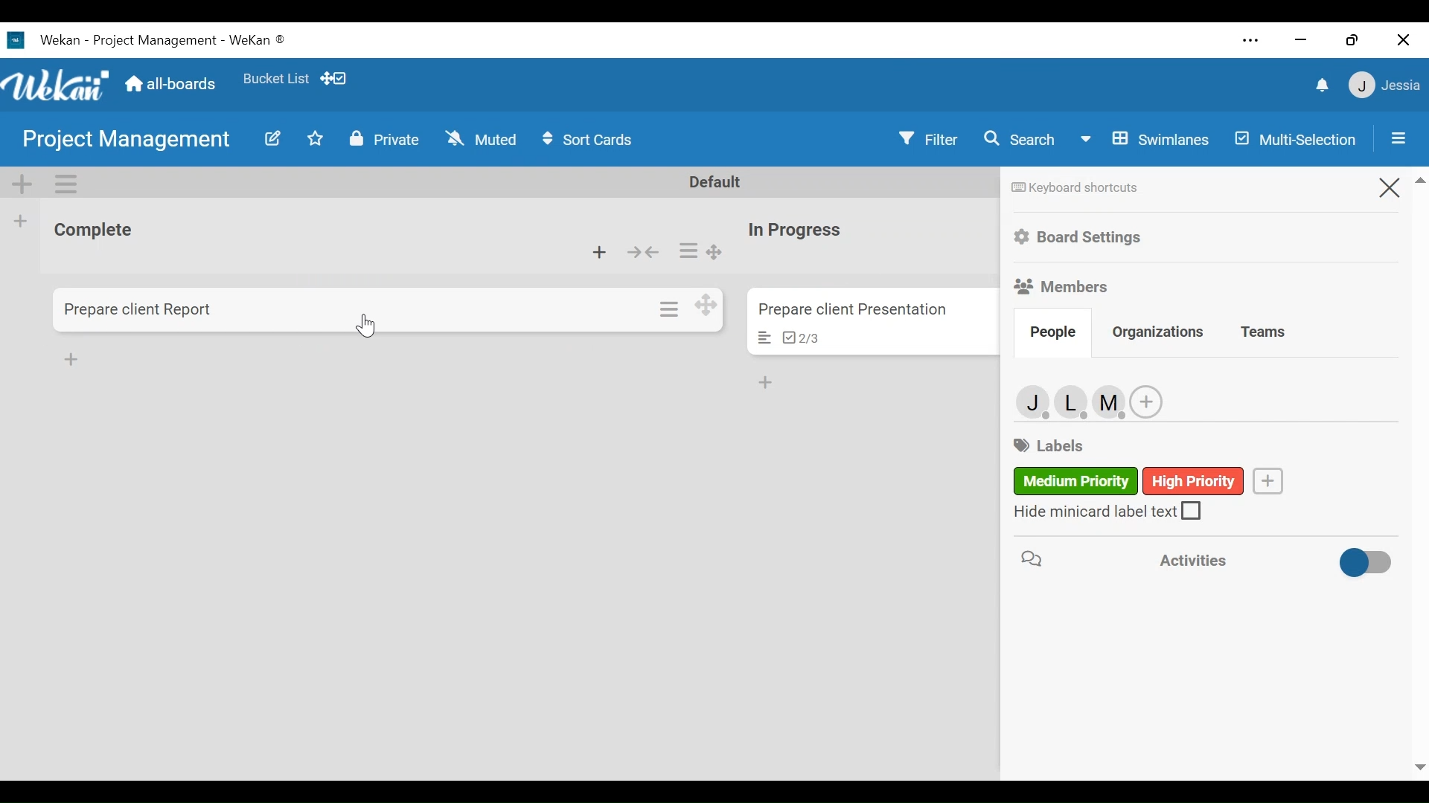 This screenshot has width=1429, height=803. Describe the element at coordinates (766, 338) in the screenshot. I see `Card Description` at that location.